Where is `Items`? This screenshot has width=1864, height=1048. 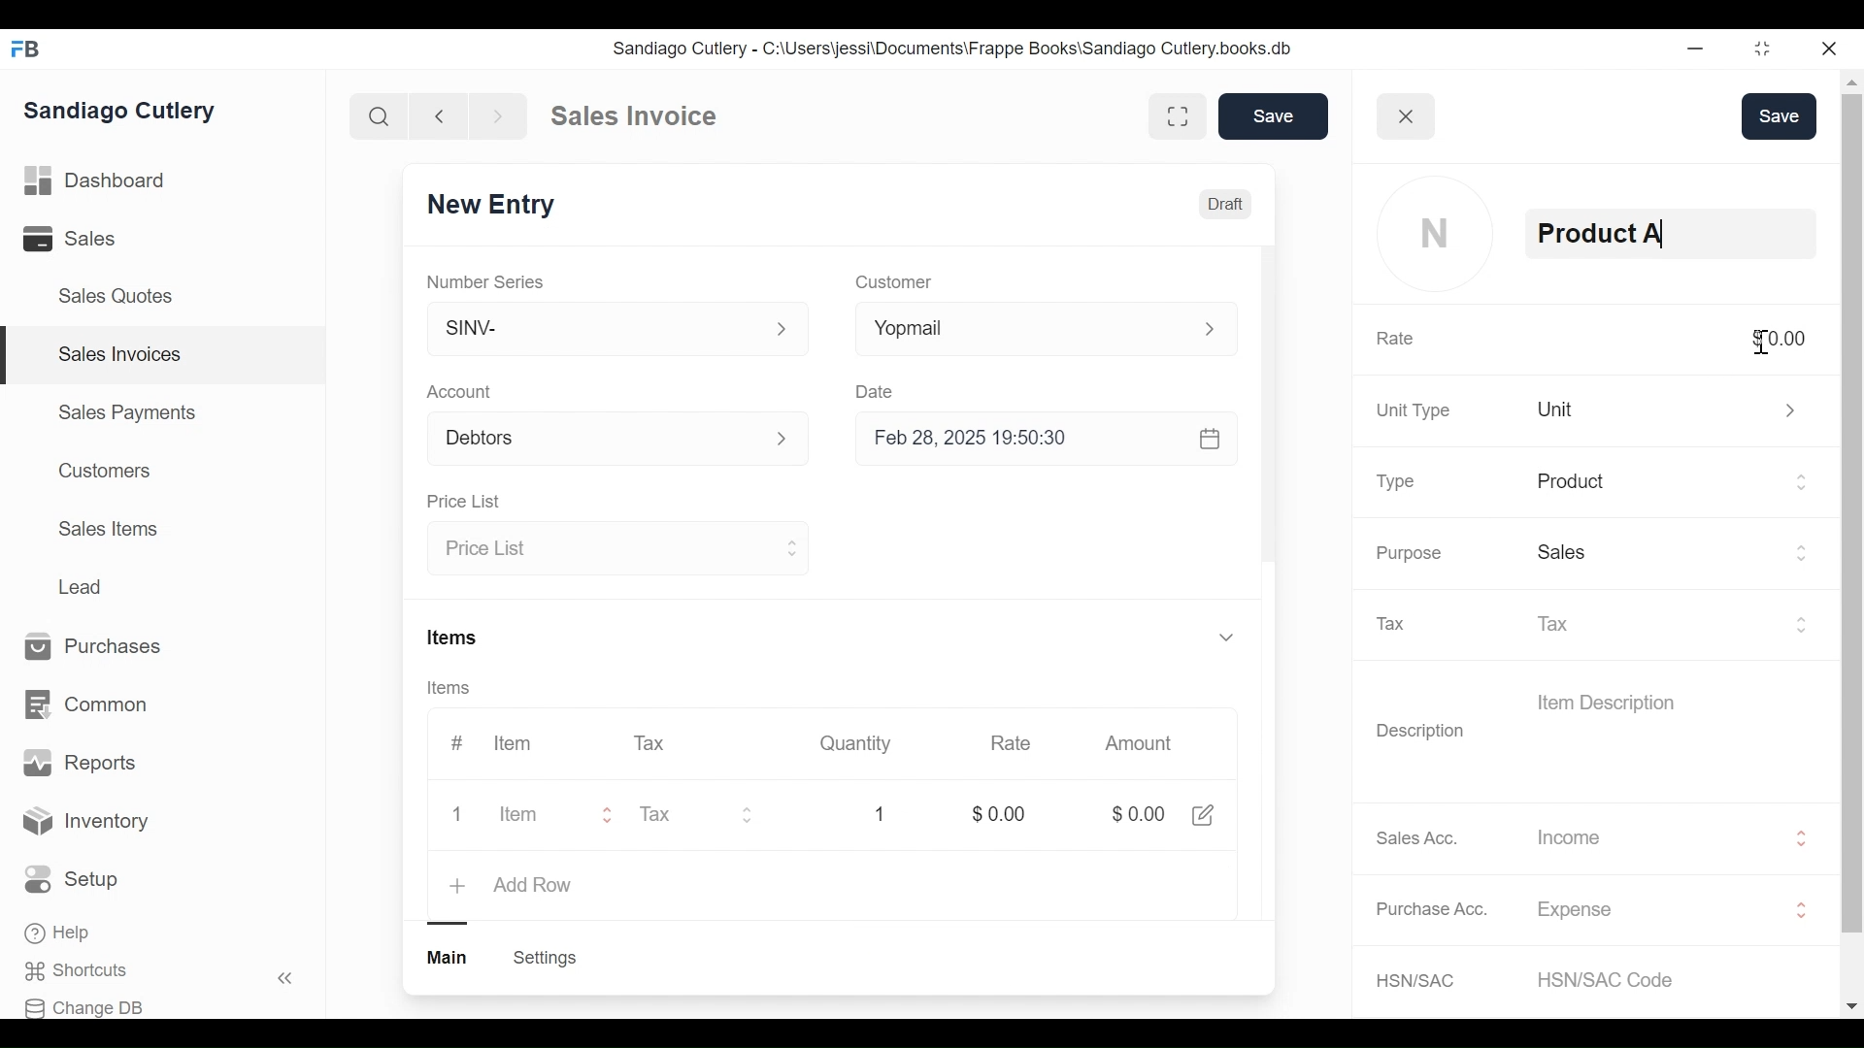 Items is located at coordinates (456, 637).